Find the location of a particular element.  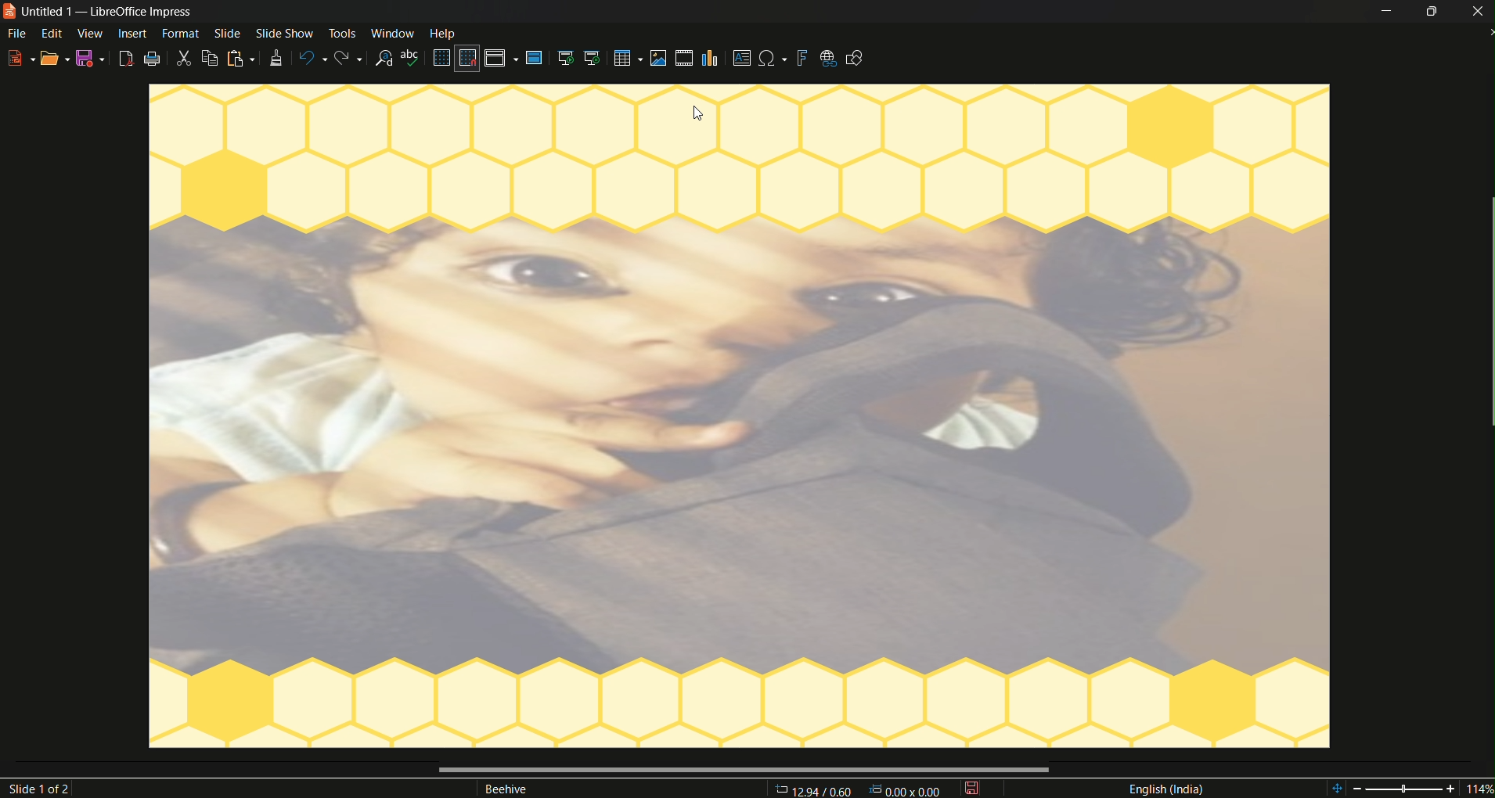

show draw functions is located at coordinates (856, 59).